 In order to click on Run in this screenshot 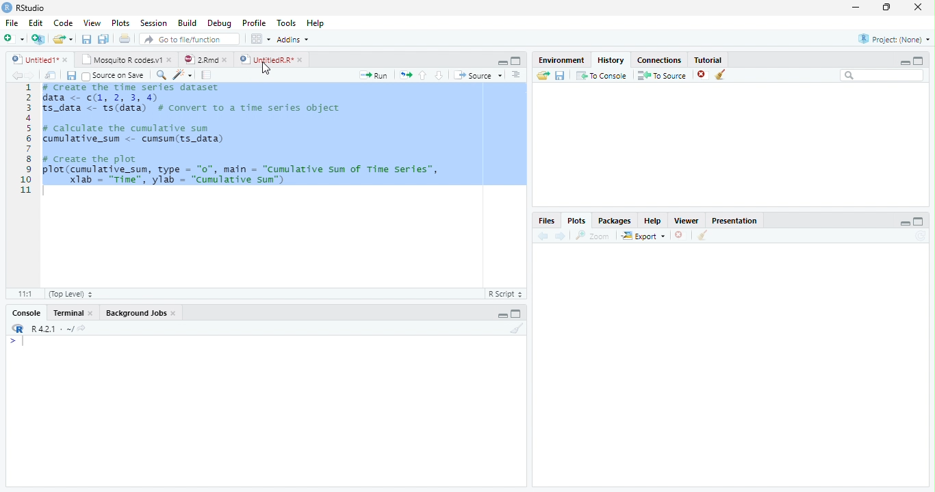, I will do `click(372, 76)`.